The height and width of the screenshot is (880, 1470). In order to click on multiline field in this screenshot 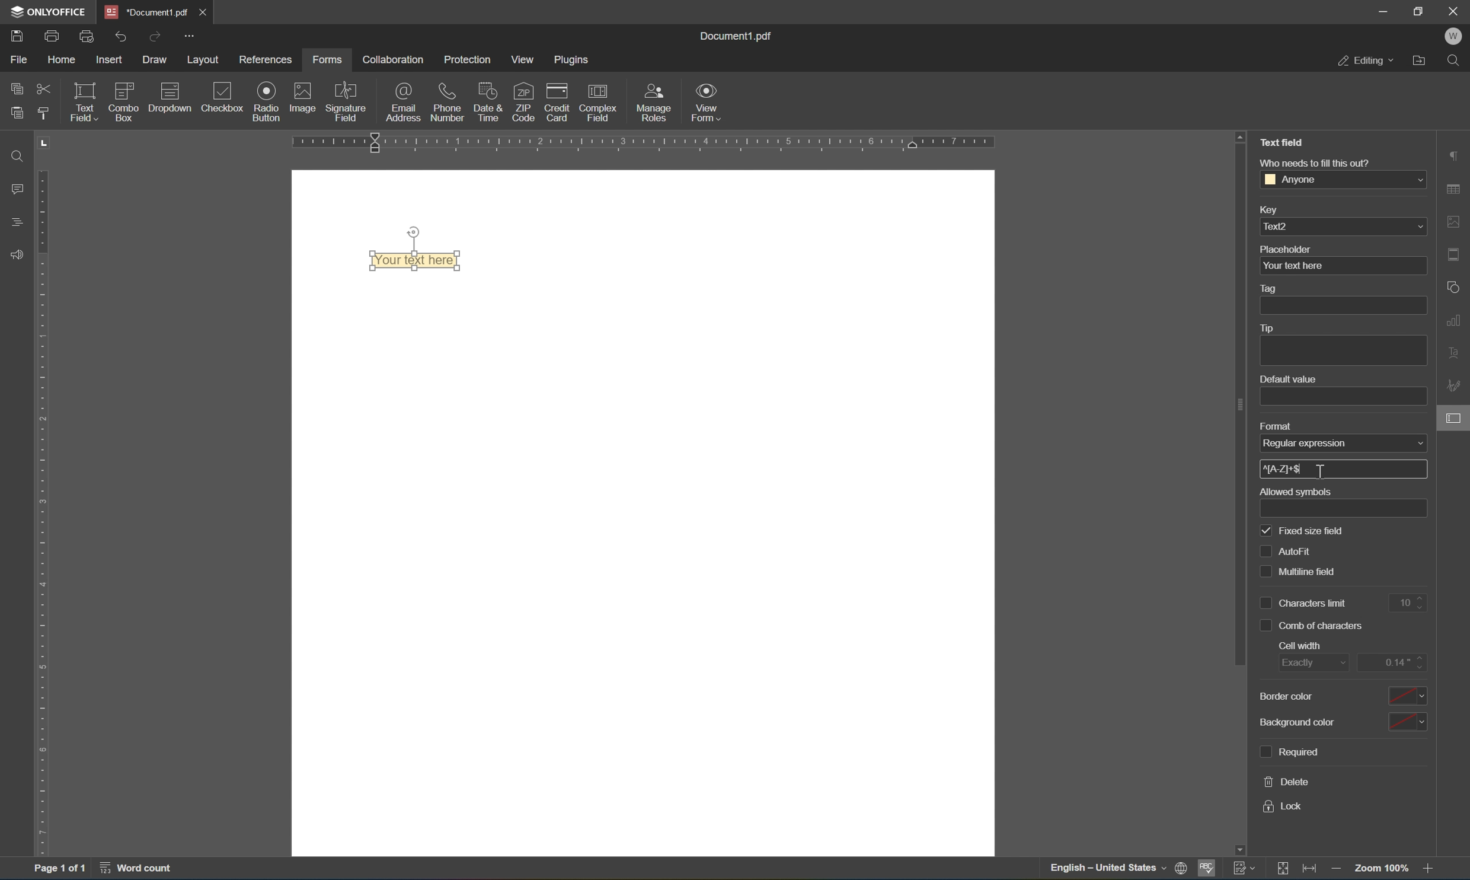, I will do `click(1299, 570)`.